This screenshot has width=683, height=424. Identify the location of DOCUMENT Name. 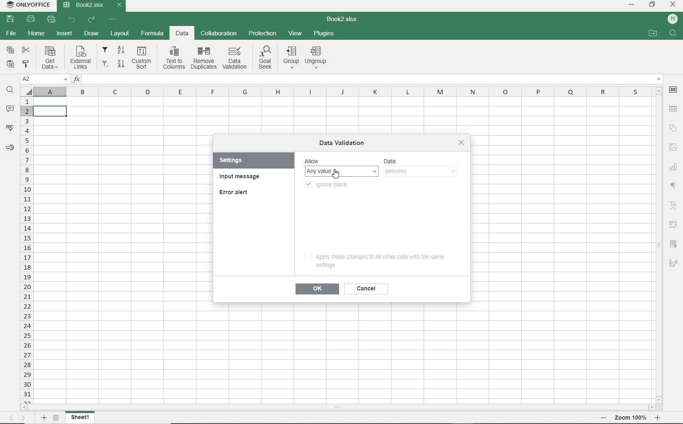
(83, 5).